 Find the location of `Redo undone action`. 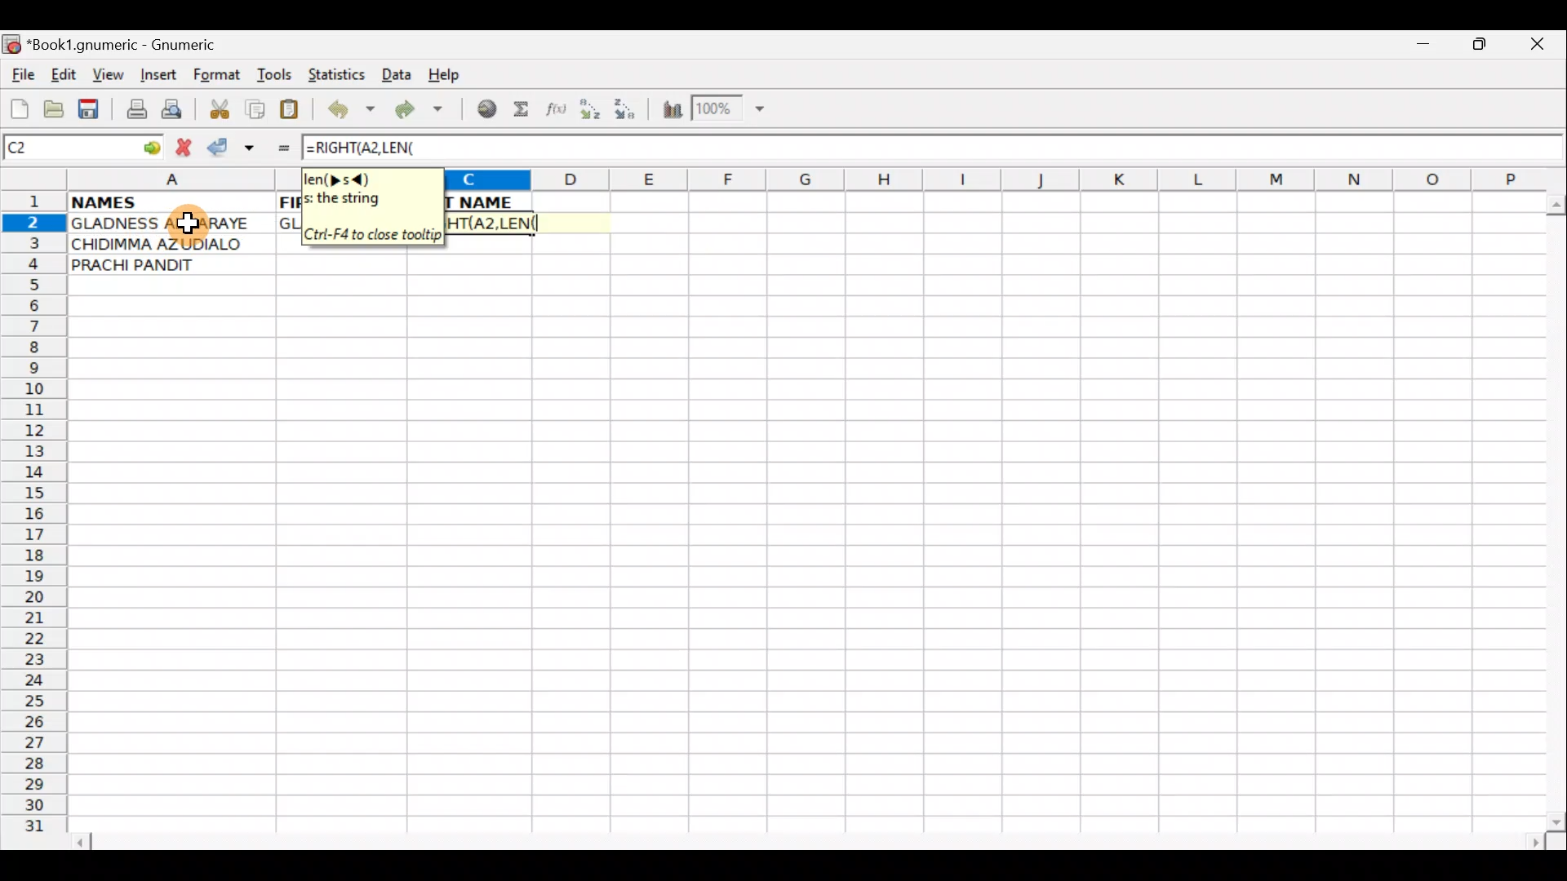

Redo undone action is located at coordinates (423, 112).